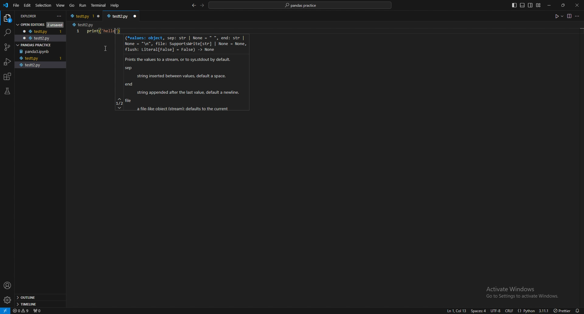 This screenshot has height=314, width=584. What do you see at coordinates (83, 5) in the screenshot?
I see `run` at bounding box center [83, 5].